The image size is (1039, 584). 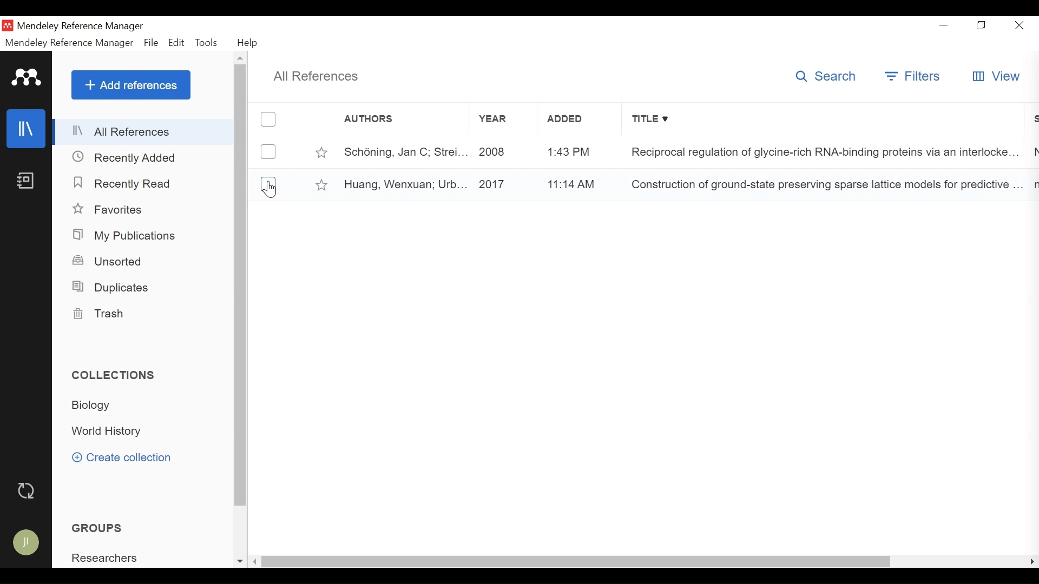 What do you see at coordinates (111, 209) in the screenshot?
I see `Favorites` at bounding box center [111, 209].